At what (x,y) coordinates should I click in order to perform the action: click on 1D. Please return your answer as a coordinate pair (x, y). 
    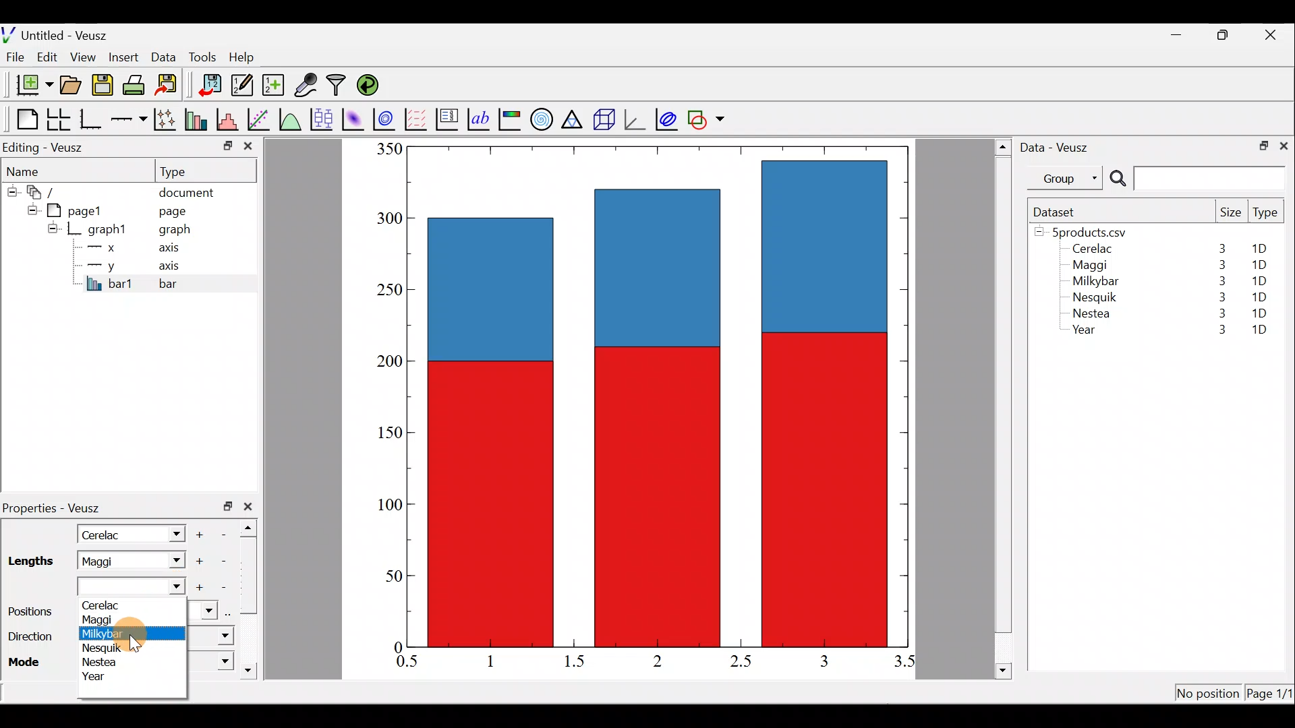
    Looking at the image, I should click on (1256, 280).